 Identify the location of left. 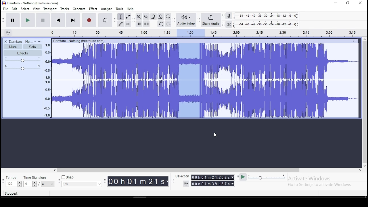
(54, 170).